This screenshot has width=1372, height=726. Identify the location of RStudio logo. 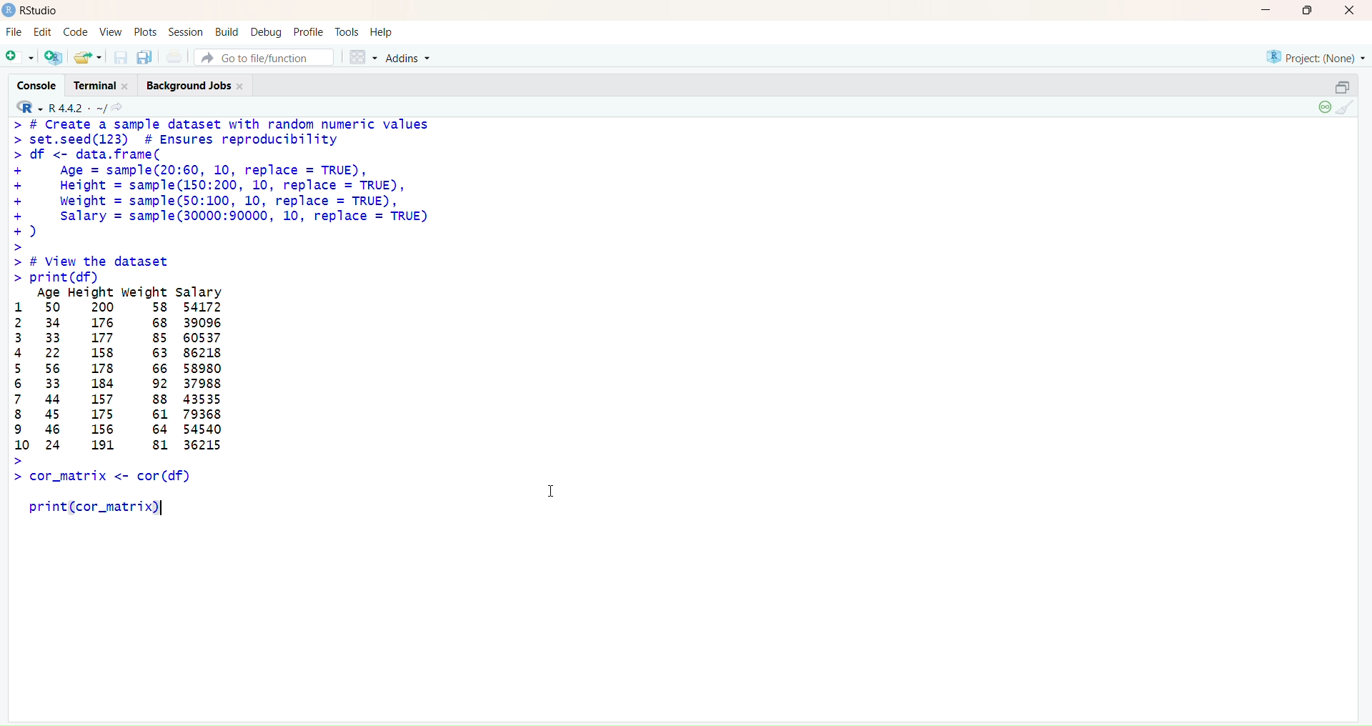
(26, 106).